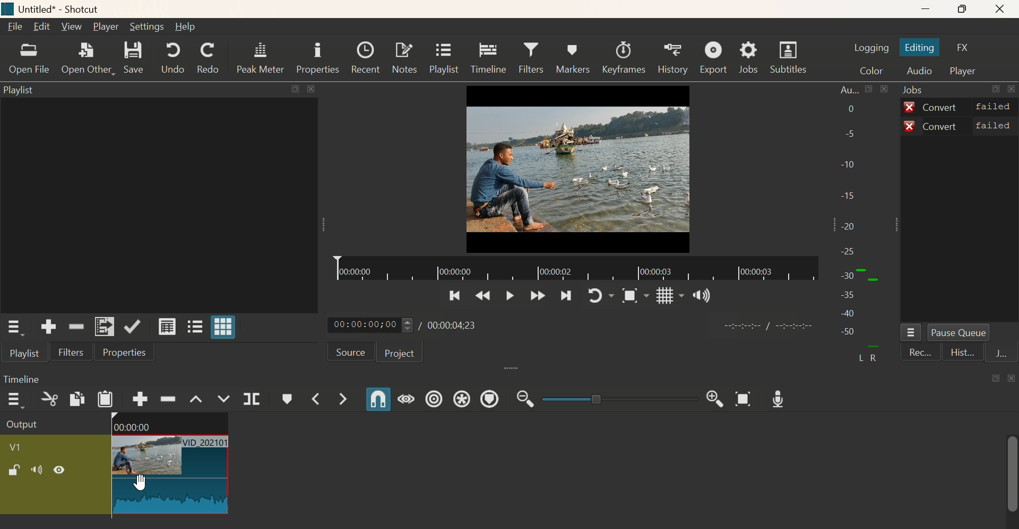  What do you see at coordinates (483, 298) in the screenshot?
I see `Previous` at bounding box center [483, 298].